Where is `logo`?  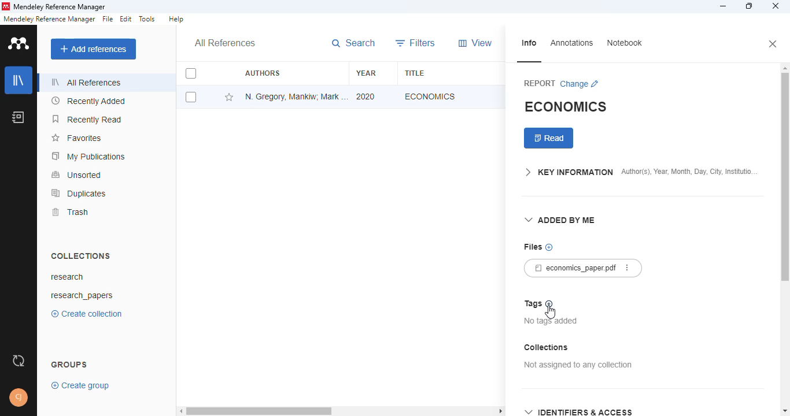 logo is located at coordinates (6, 6).